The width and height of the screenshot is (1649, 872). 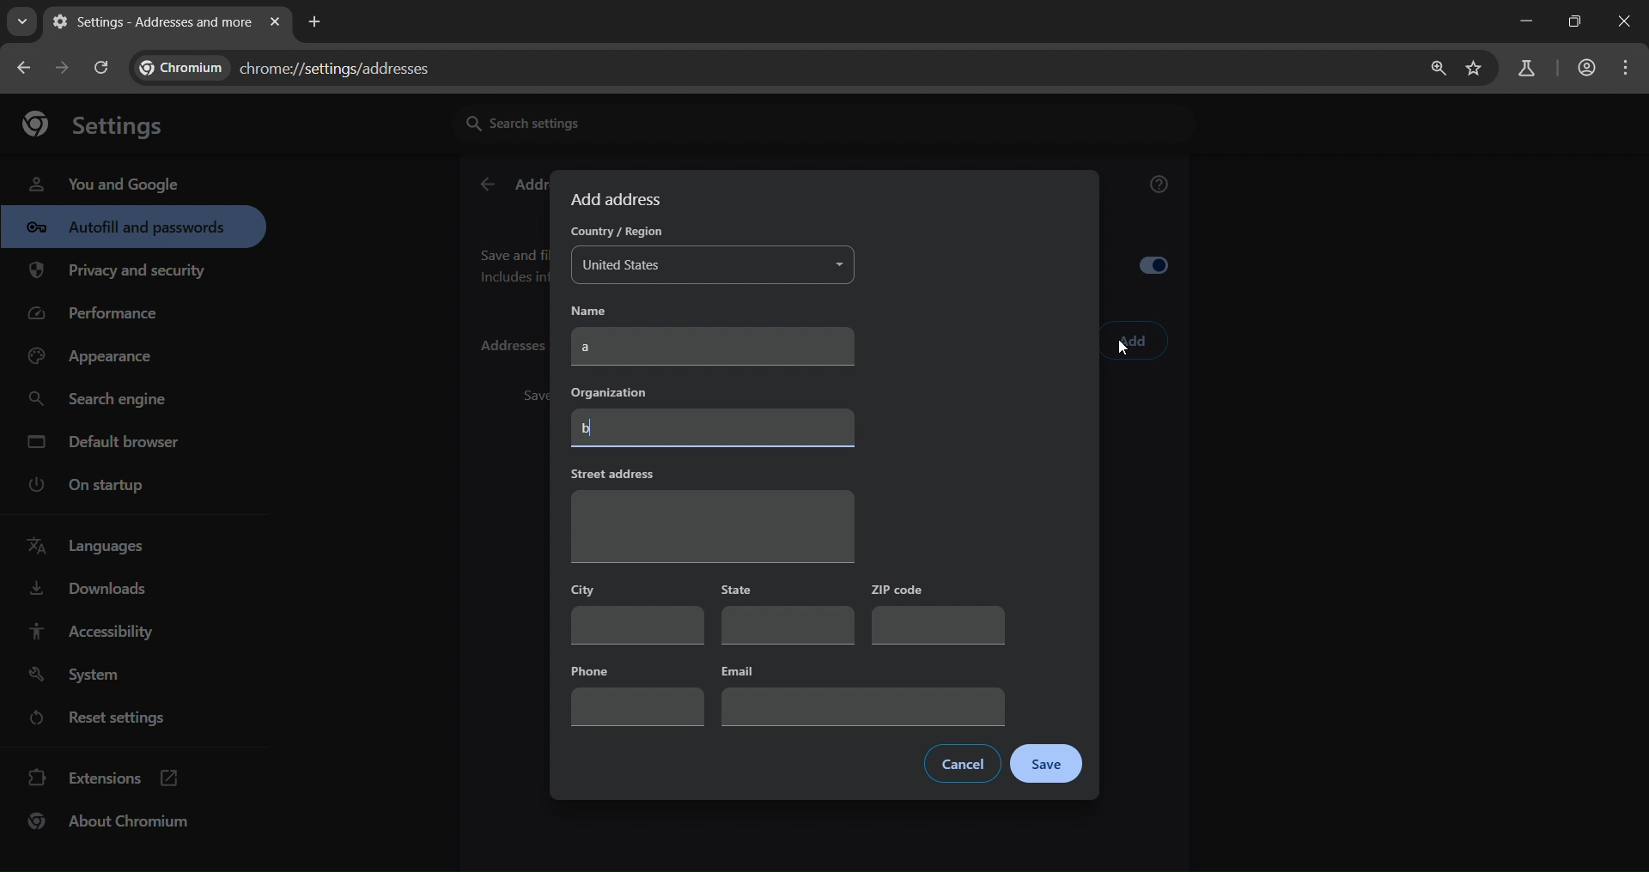 What do you see at coordinates (613, 233) in the screenshot?
I see `country` at bounding box center [613, 233].